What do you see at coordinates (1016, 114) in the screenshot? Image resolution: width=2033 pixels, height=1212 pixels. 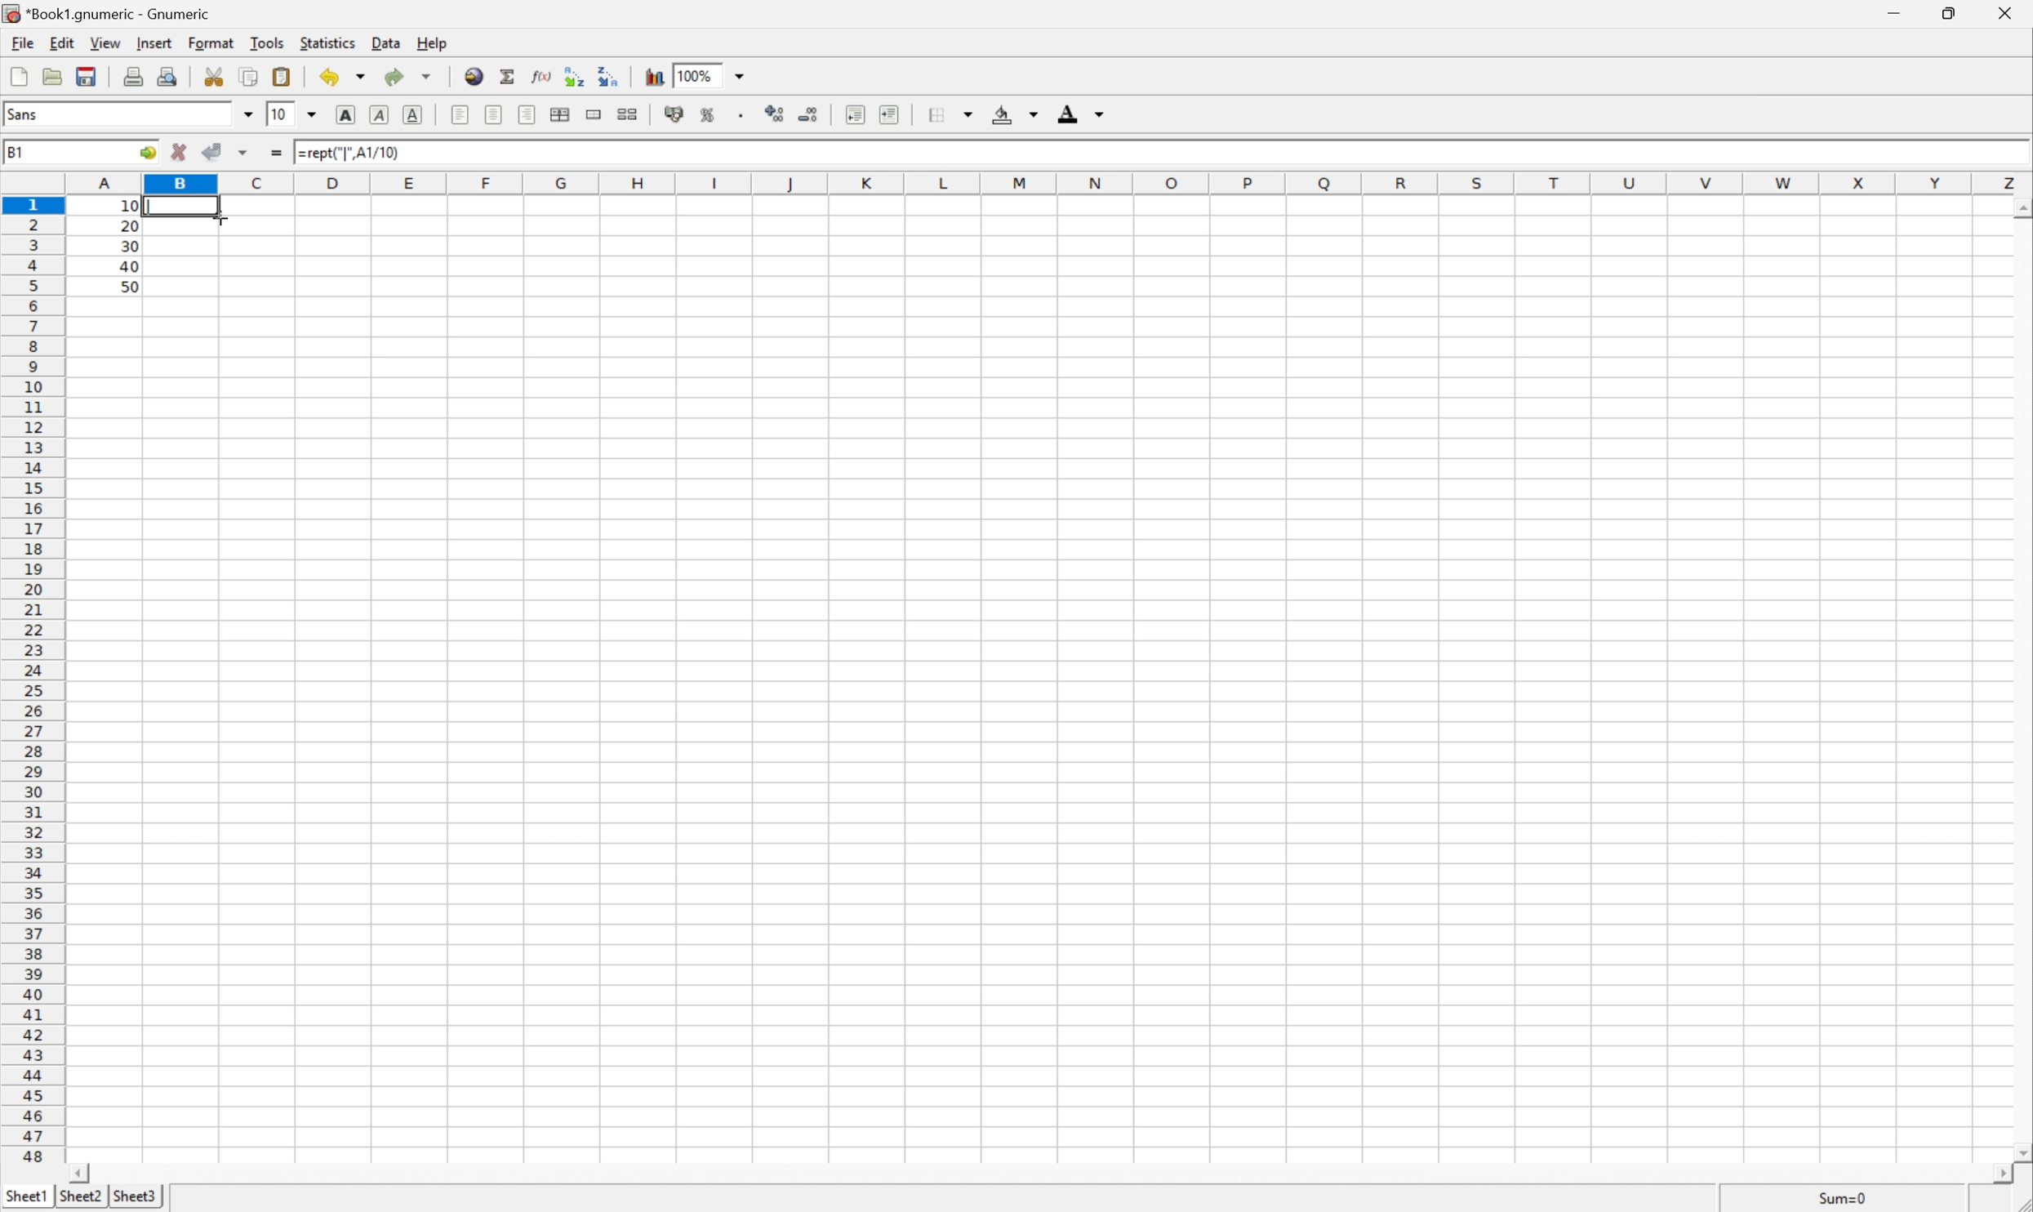 I see `Background` at bounding box center [1016, 114].